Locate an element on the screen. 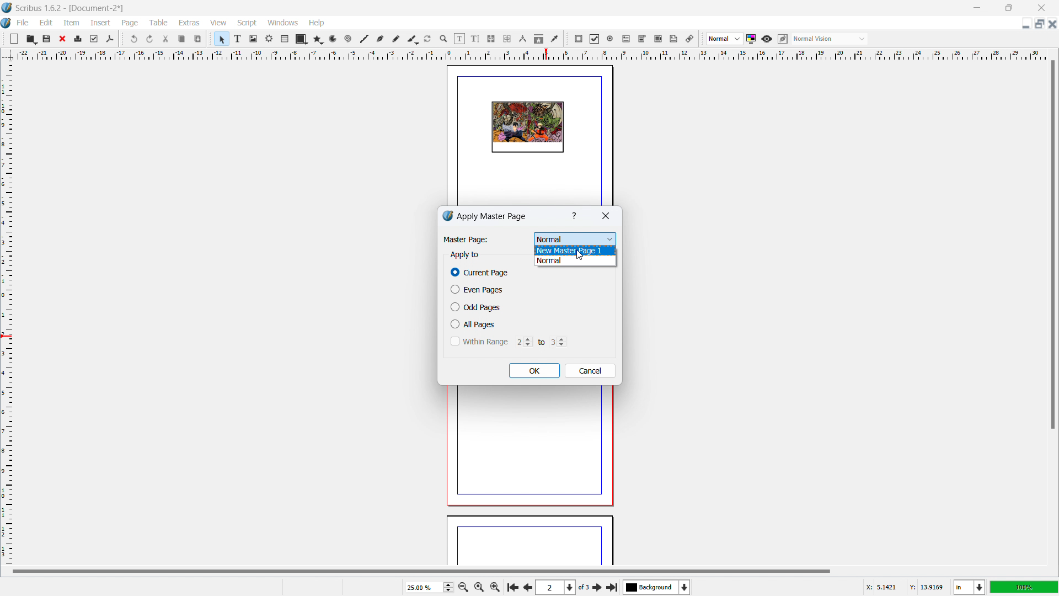  to is located at coordinates (539, 342).